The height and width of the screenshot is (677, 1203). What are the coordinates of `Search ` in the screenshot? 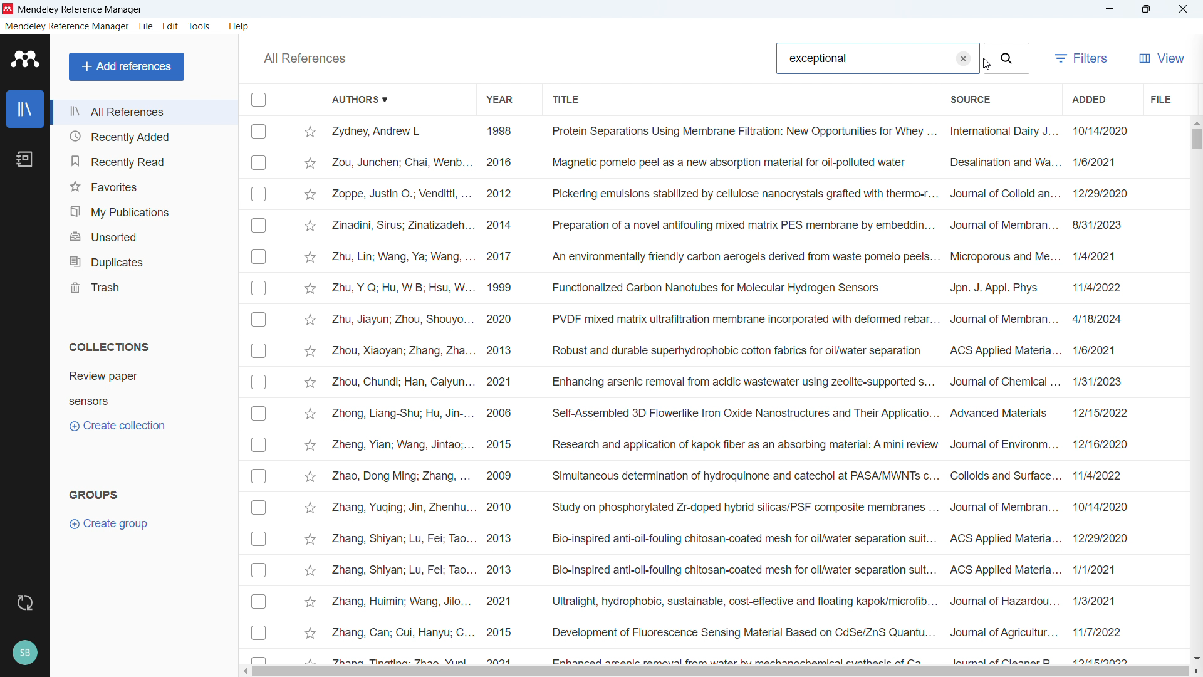 It's located at (1008, 58).